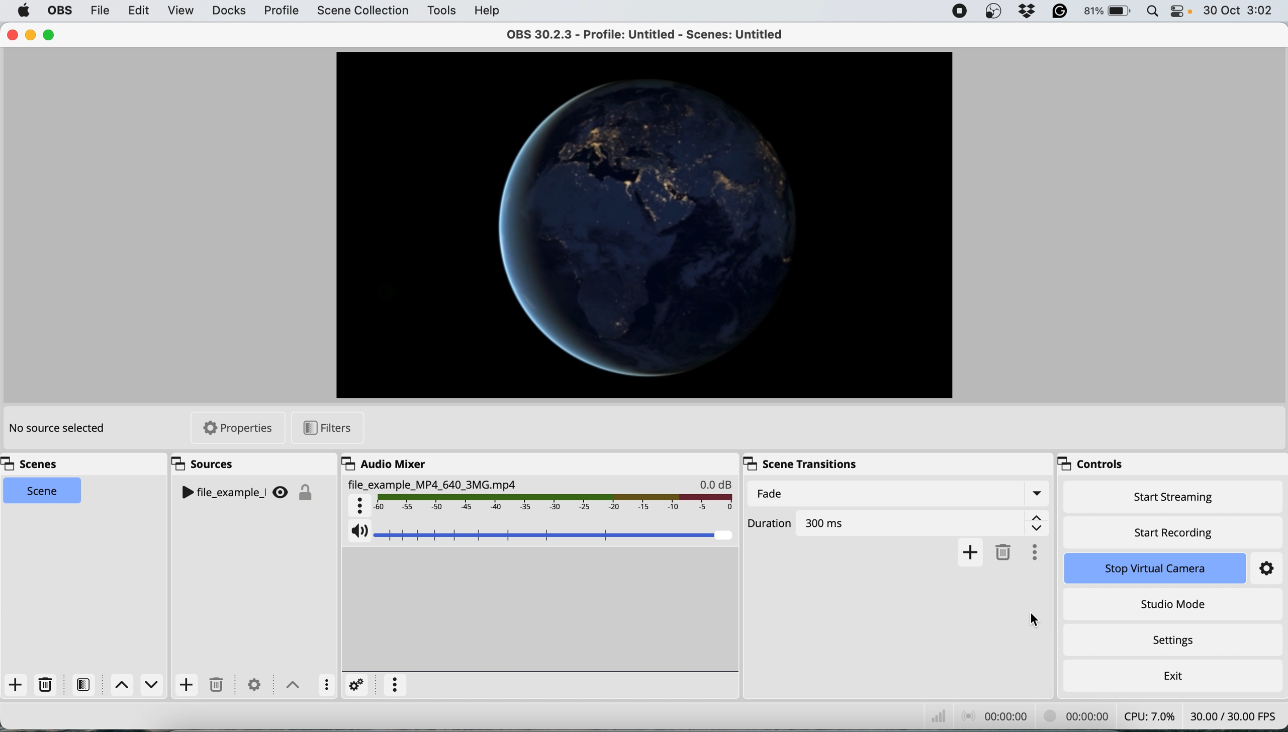 This screenshot has height=732, width=1288. What do you see at coordinates (1240, 10) in the screenshot?
I see `date and time` at bounding box center [1240, 10].